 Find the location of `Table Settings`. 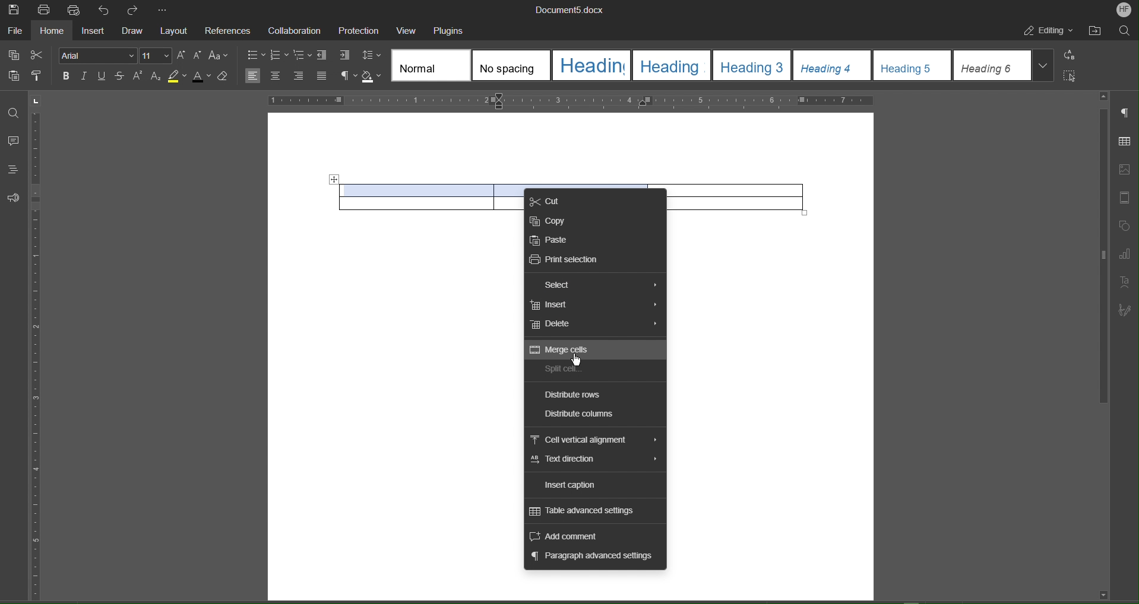

Table Settings is located at coordinates (1126, 141).